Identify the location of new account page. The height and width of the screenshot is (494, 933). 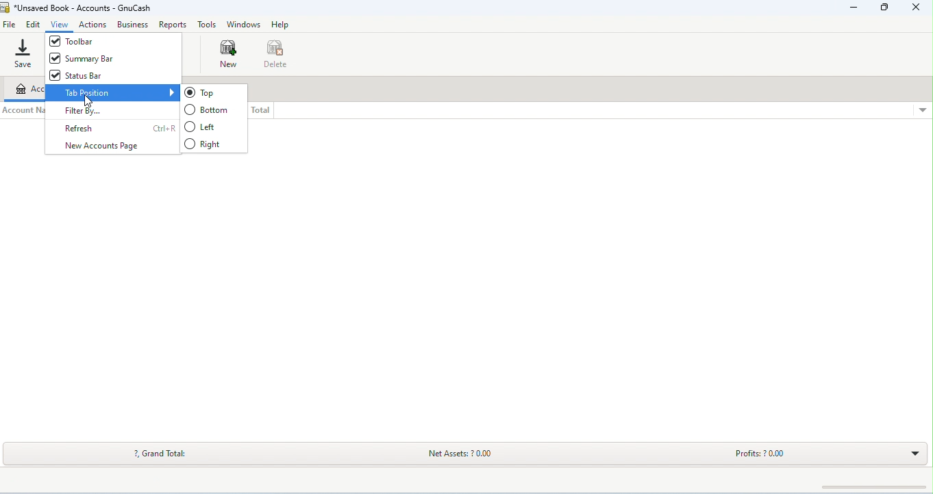
(108, 146).